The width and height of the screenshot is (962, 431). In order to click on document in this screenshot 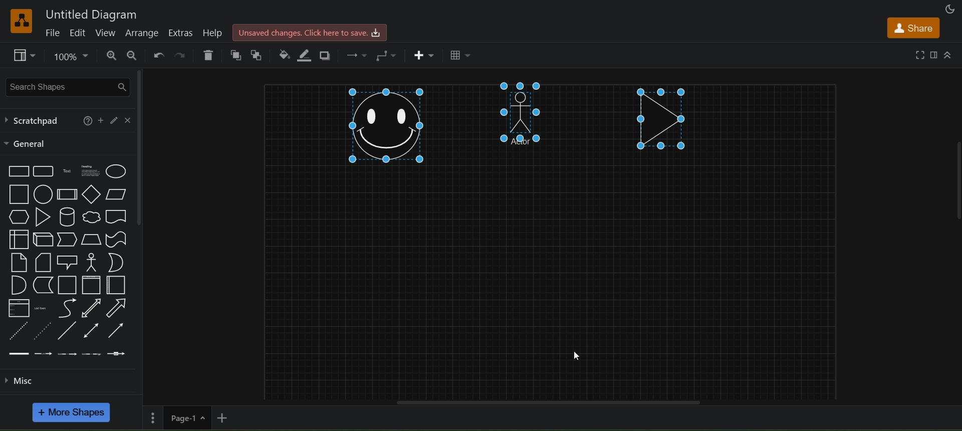, I will do `click(116, 217)`.